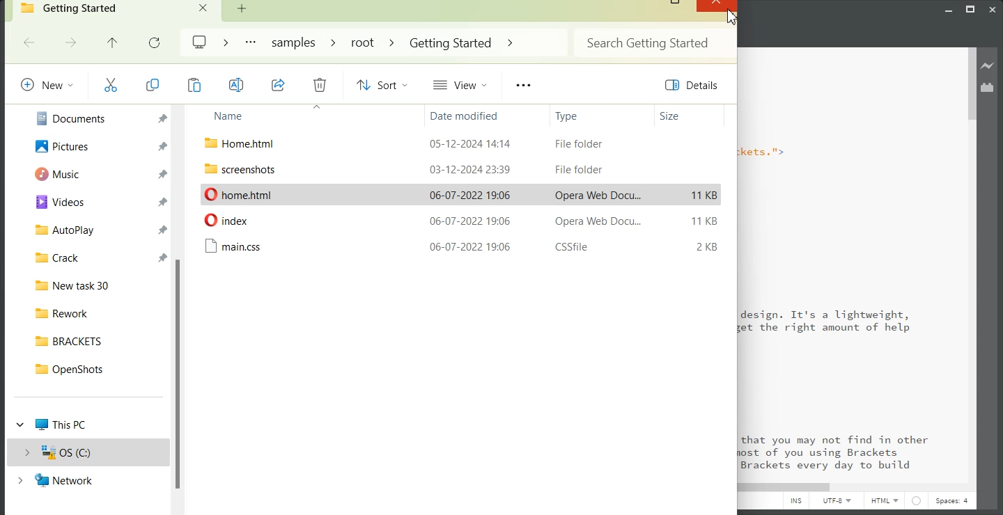  Describe the element at coordinates (258, 195) in the screenshot. I see `File` at that location.